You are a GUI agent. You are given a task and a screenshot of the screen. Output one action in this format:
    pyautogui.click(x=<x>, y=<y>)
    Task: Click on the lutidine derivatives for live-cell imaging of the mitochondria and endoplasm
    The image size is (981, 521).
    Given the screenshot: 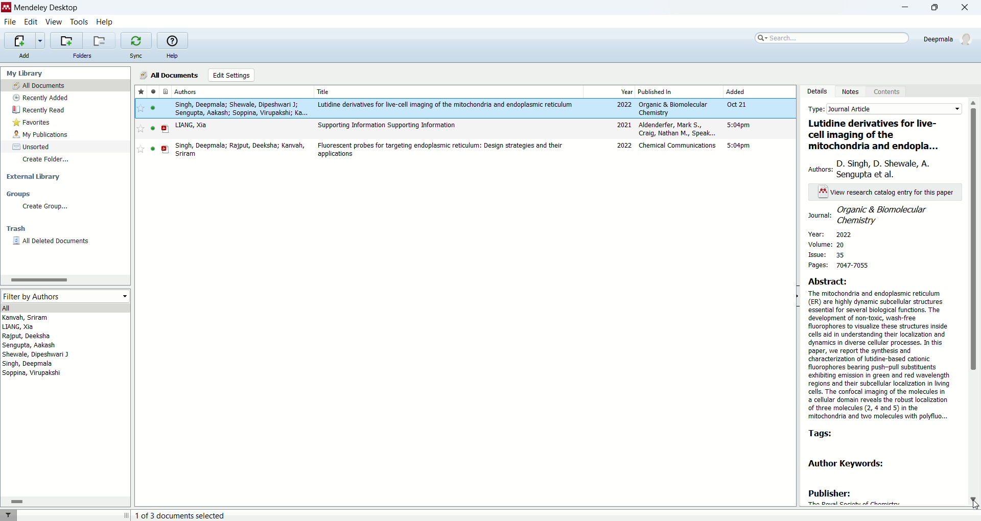 What is the action you would take?
    pyautogui.click(x=881, y=134)
    